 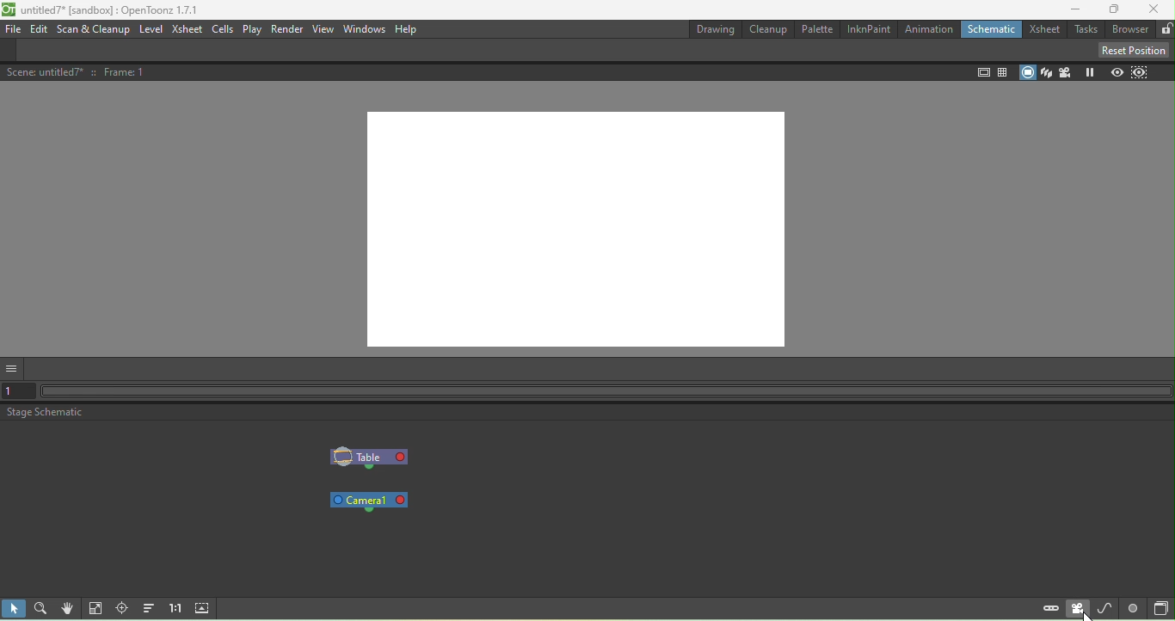 I want to click on Lock rooms tab, so click(x=1165, y=29).